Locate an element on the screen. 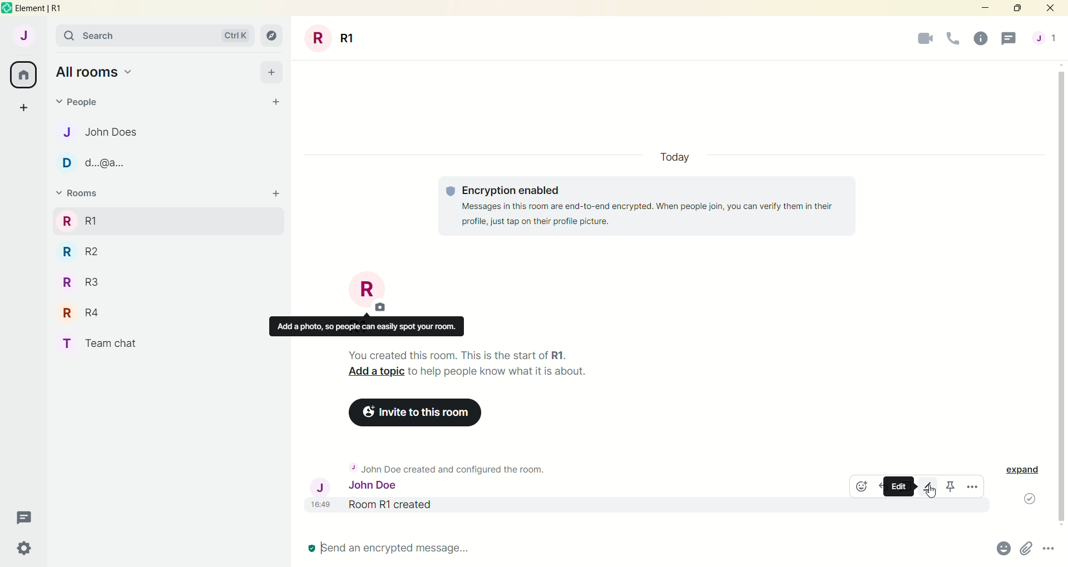 The height and width of the screenshot is (567, 1068). pin is located at coordinates (951, 487).